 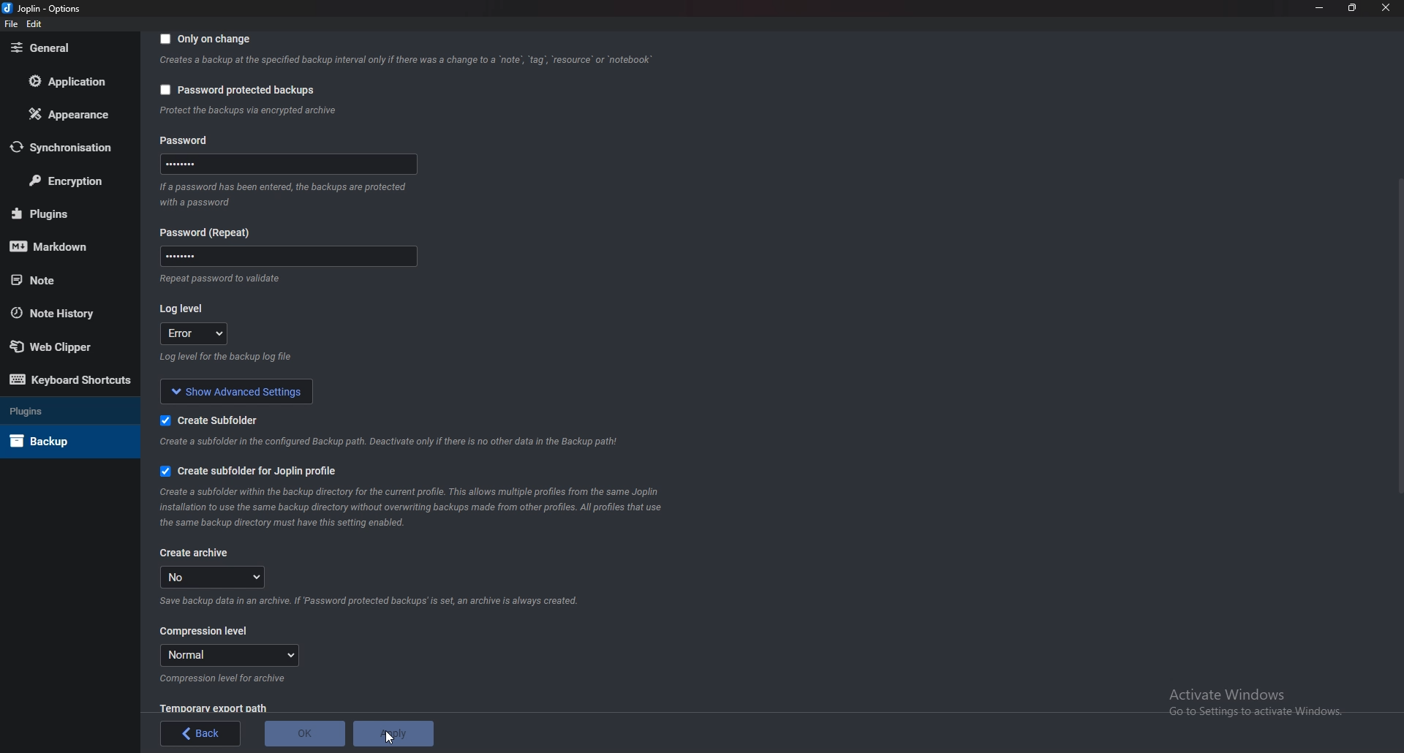 I want to click on Password, so click(x=286, y=255).